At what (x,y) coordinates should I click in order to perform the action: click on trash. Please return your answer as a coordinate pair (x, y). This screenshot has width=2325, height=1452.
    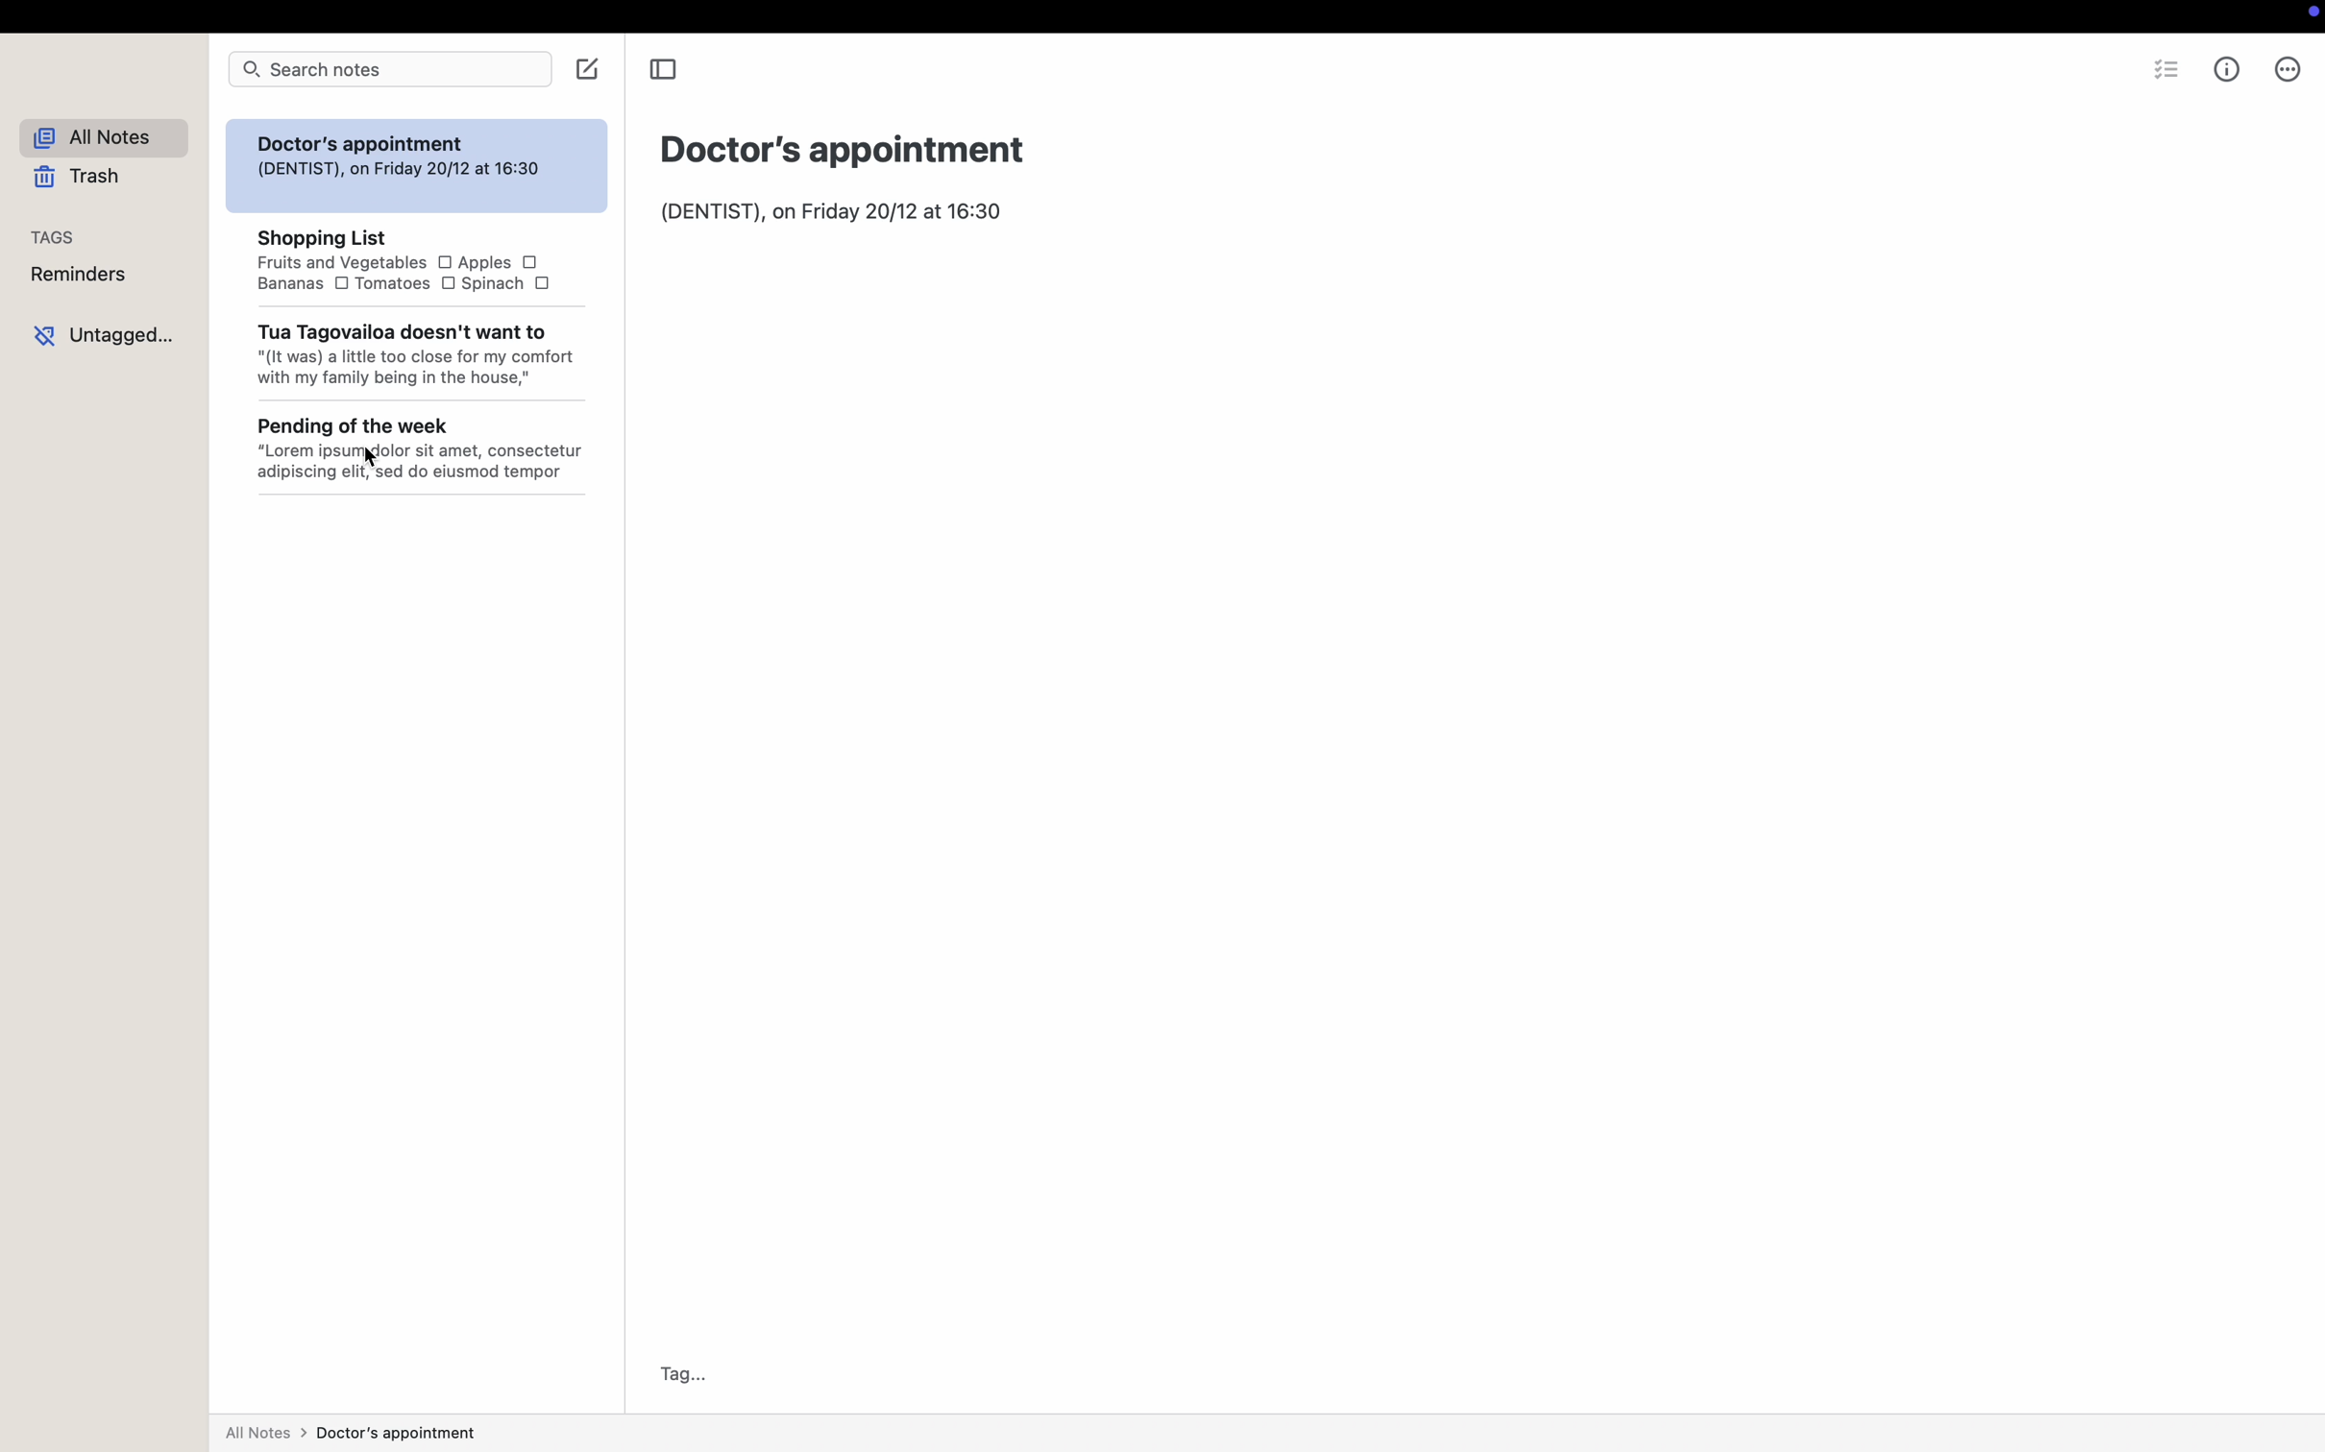
    Looking at the image, I should click on (74, 178).